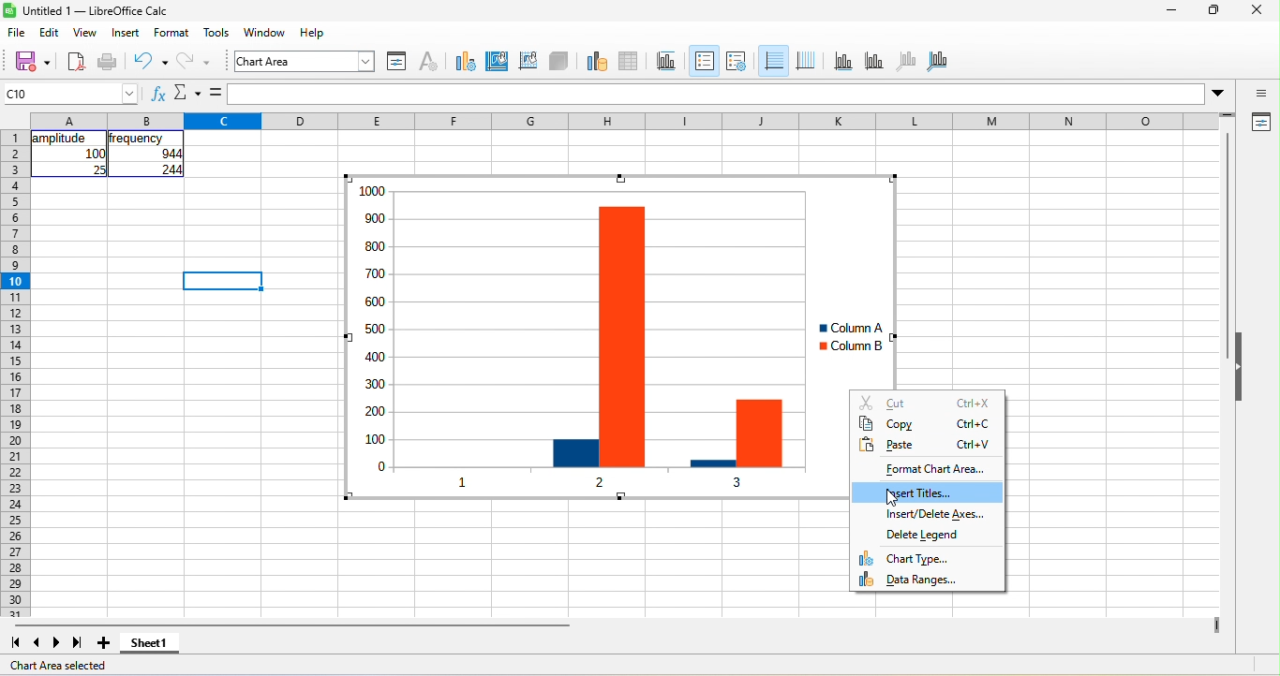  Describe the element at coordinates (717, 94) in the screenshot. I see `formula bar` at that location.